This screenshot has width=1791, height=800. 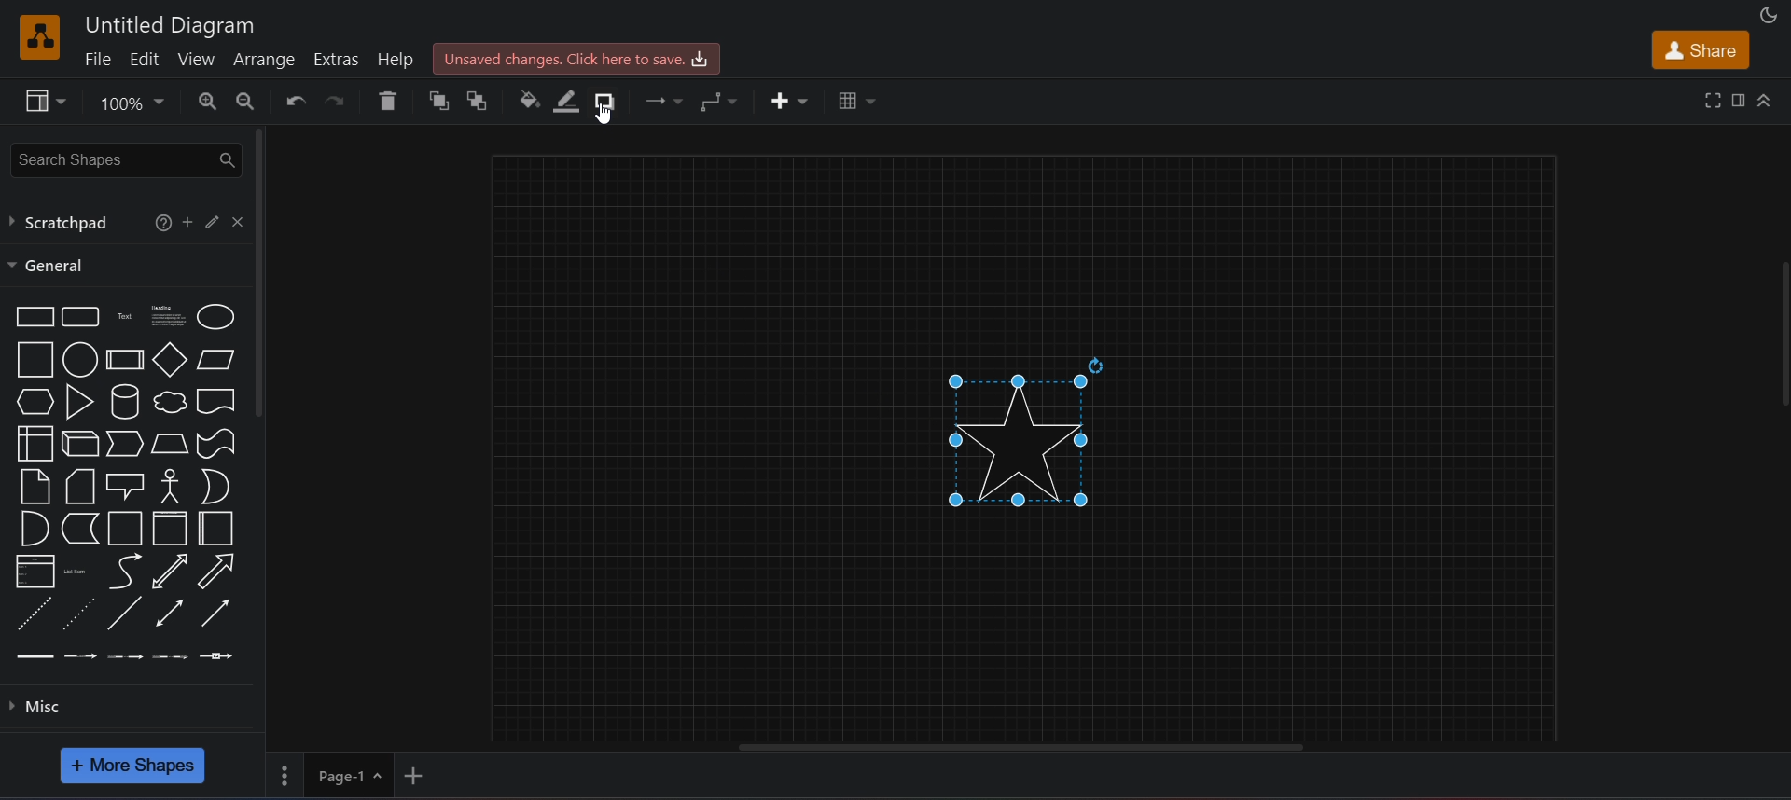 What do you see at coordinates (216, 485) in the screenshot?
I see `or` at bounding box center [216, 485].